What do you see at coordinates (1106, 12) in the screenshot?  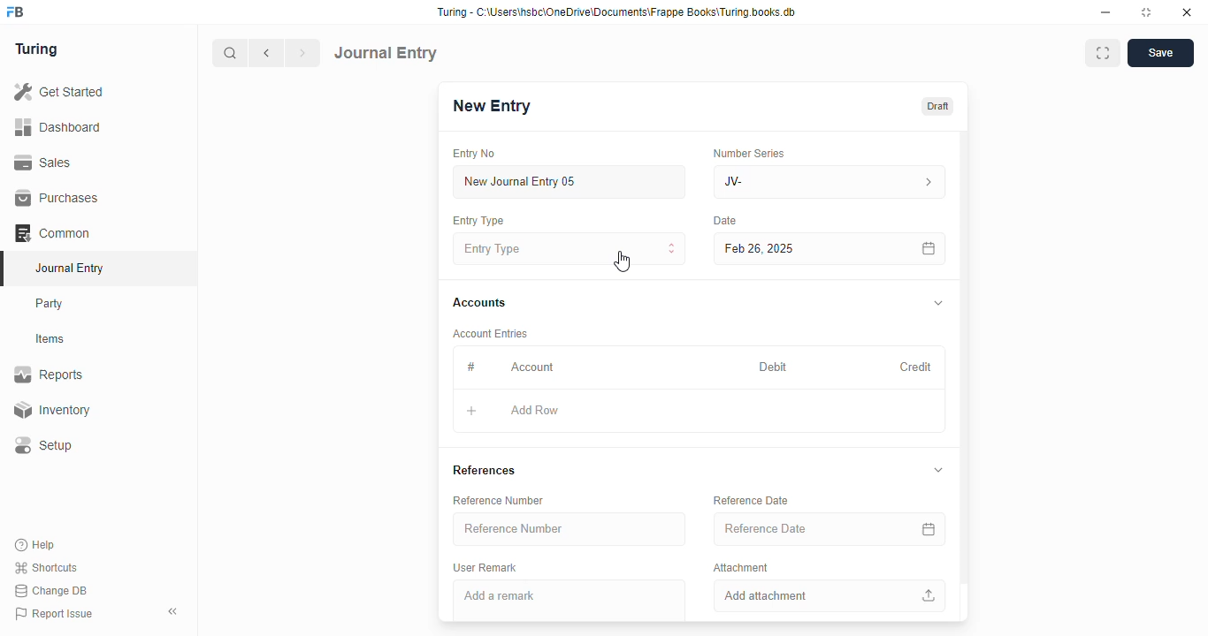 I see `minimize` at bounding box center [1106, 12].